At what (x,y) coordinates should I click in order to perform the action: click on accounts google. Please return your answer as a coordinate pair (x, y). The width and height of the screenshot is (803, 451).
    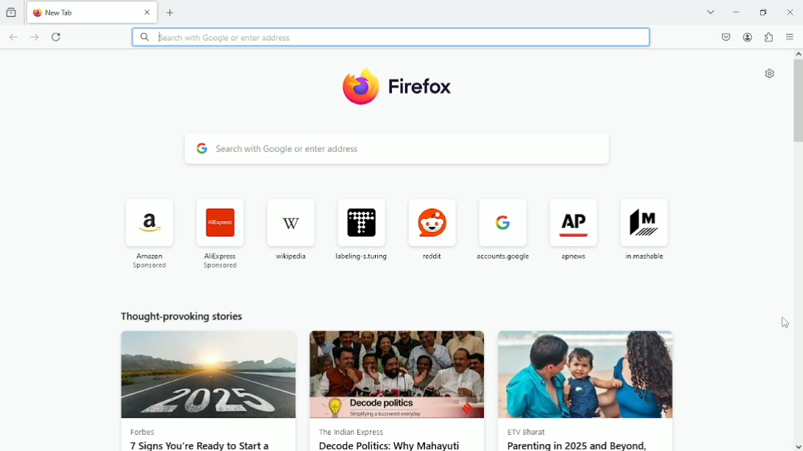
    Looking at the image, I should click on (502, 237).